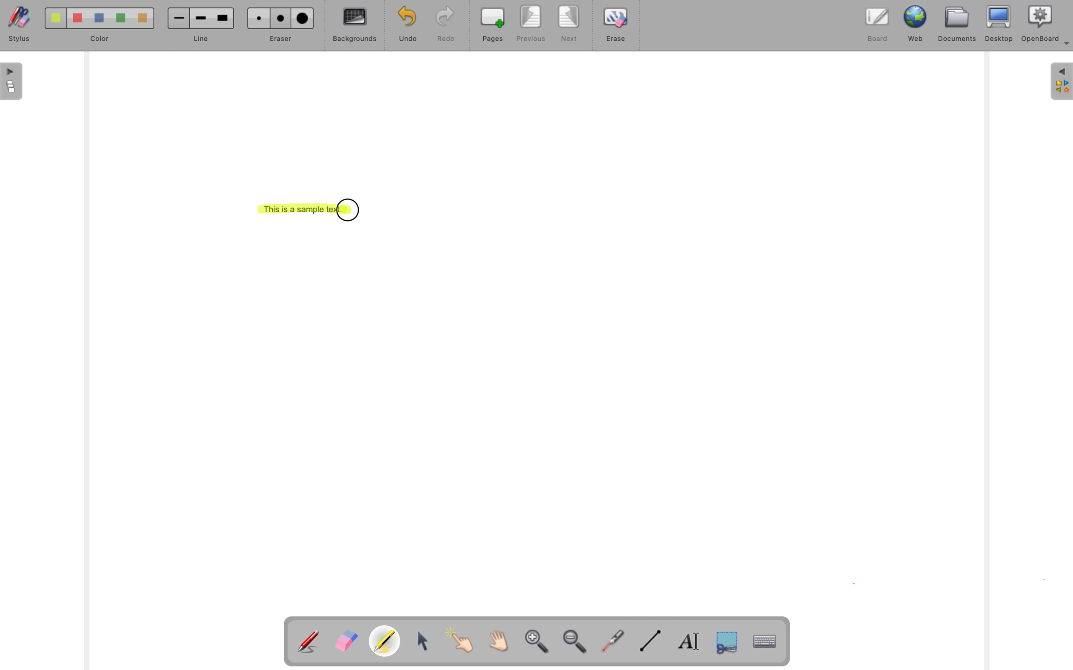 Image resolution: width=1073 pixels, height=670 pixels. What do you see at coordinates (576, 642) in the screenshot?
I see `zoom out` at bounding box center [576, 642].